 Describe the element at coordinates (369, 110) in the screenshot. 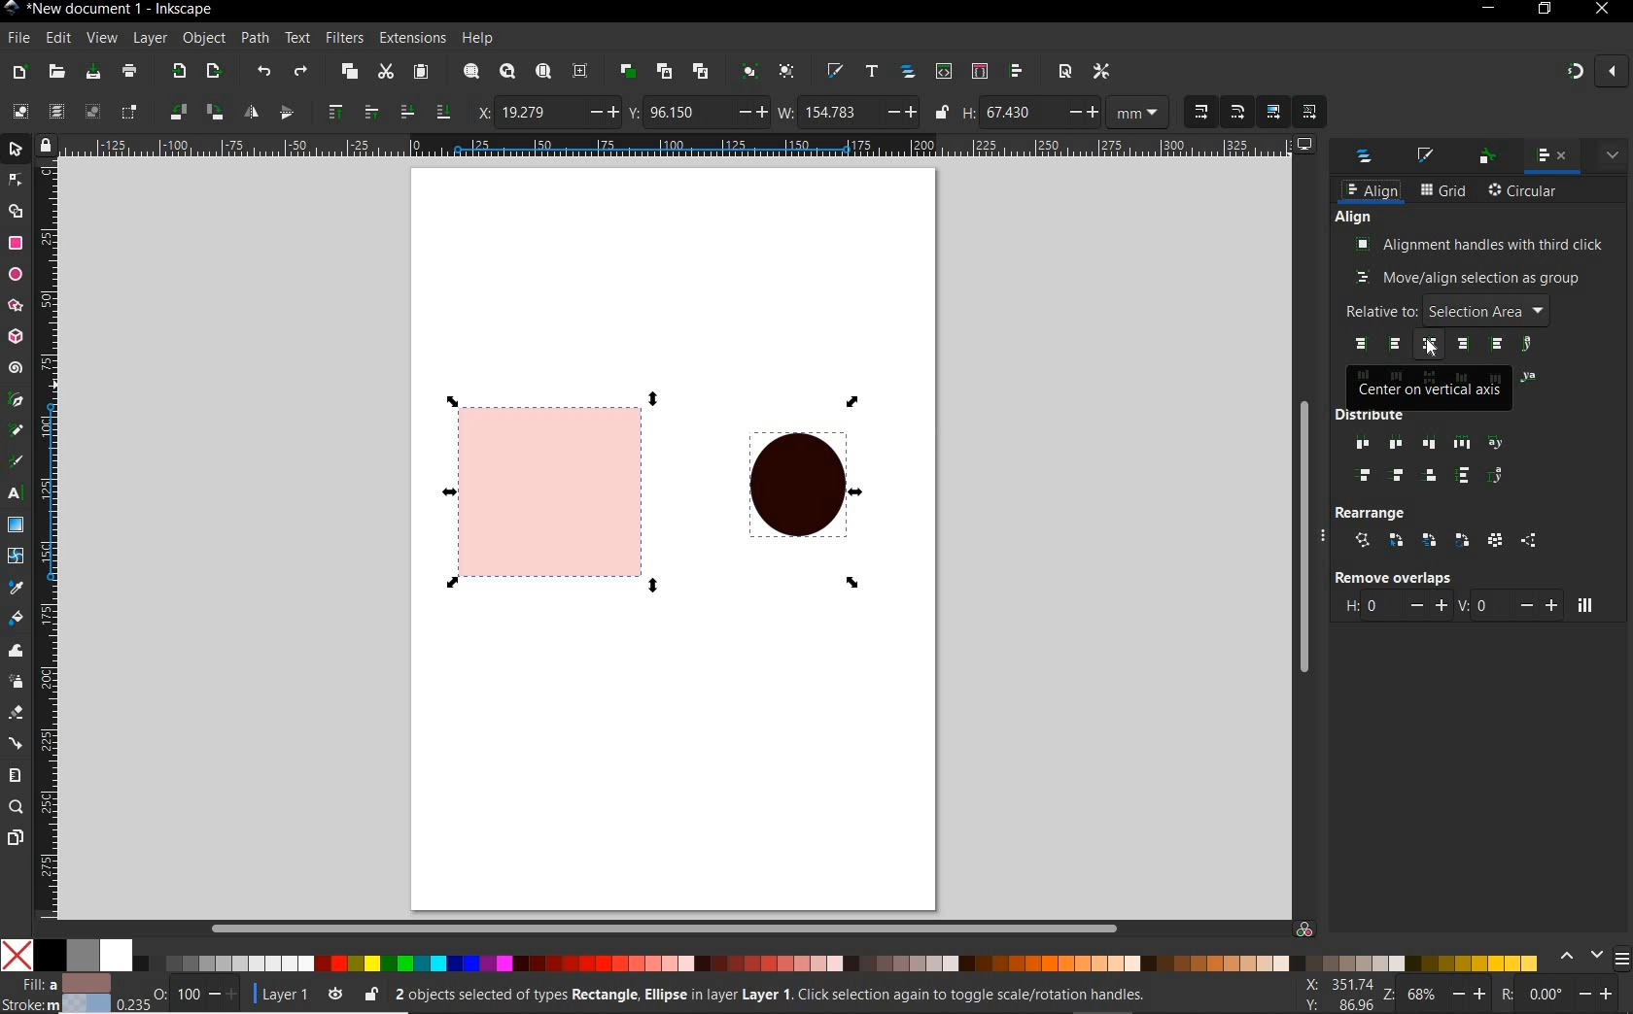

I see `raise` at that location.